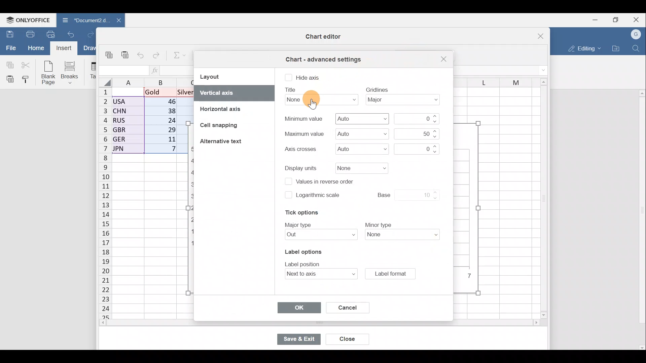  Describe the element at coordinates (81, 20) in the screenshot. I see `Document2.d` at that location.